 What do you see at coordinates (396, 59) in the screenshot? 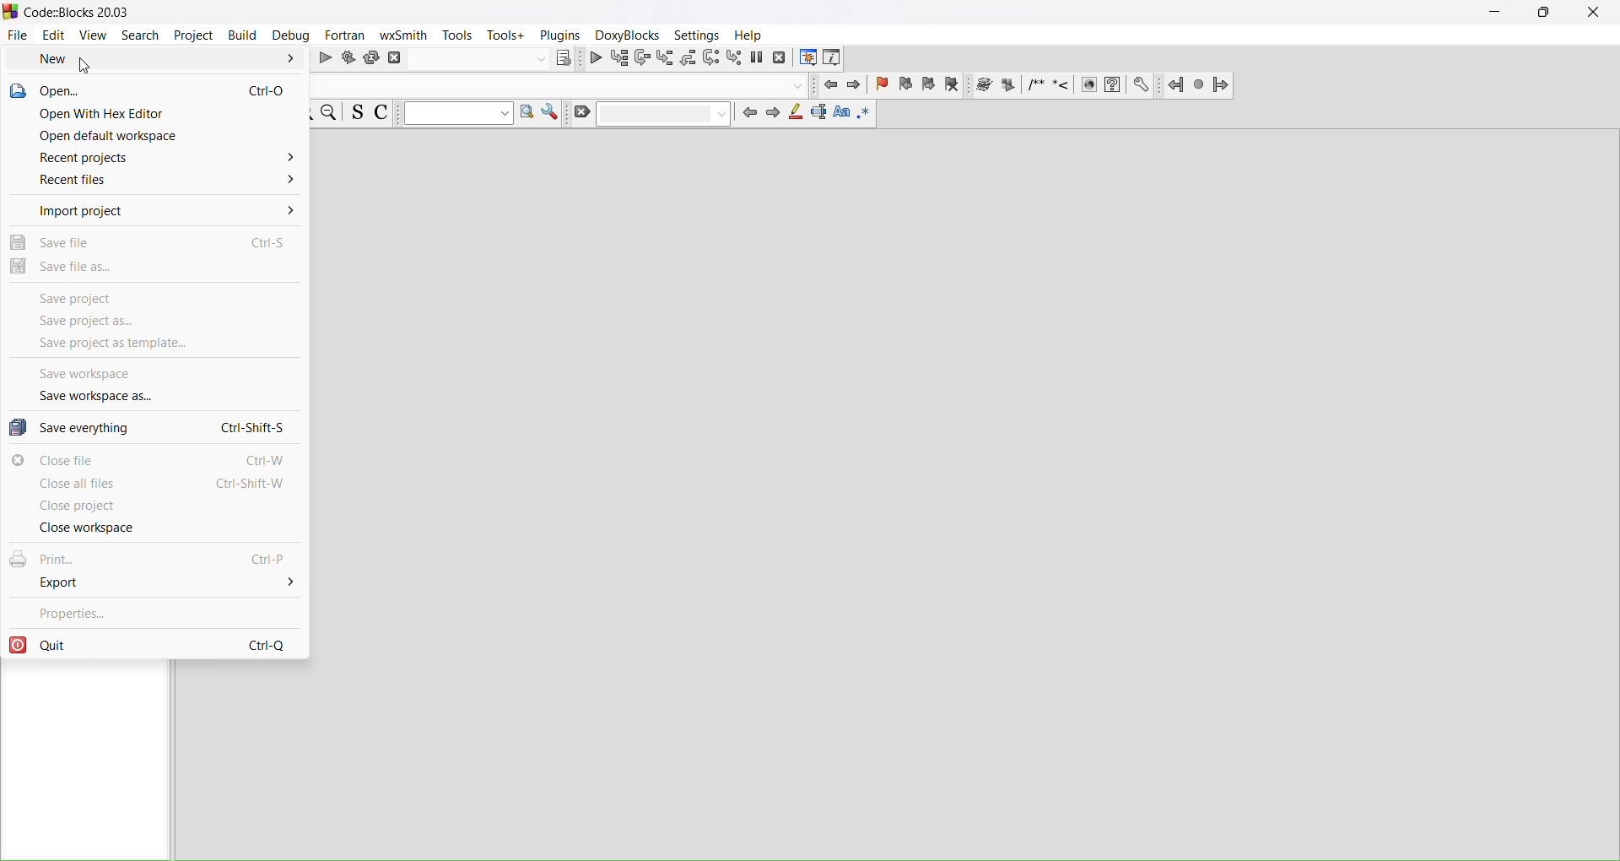
I see `abort` at bounding box center [396, 59].